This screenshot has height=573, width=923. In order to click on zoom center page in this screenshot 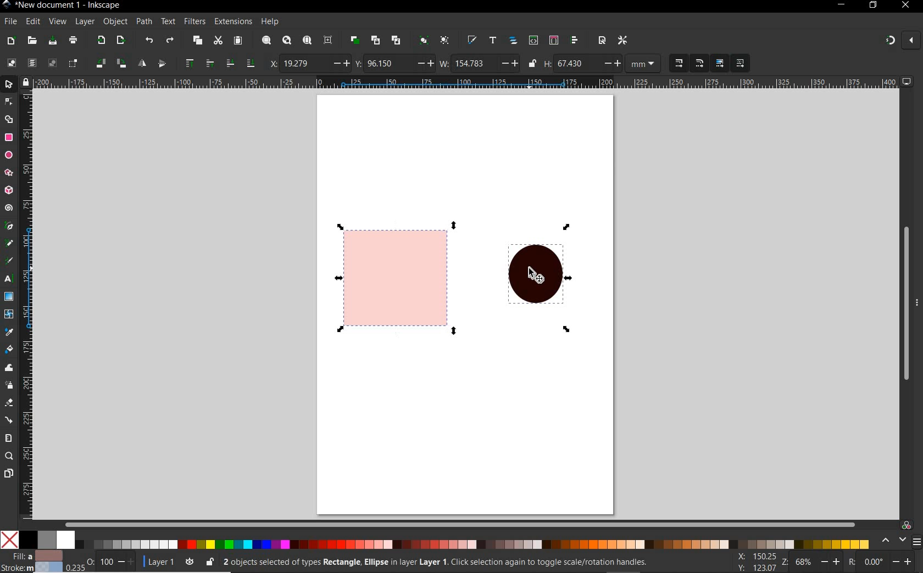, I will do `click(328, 40)`.